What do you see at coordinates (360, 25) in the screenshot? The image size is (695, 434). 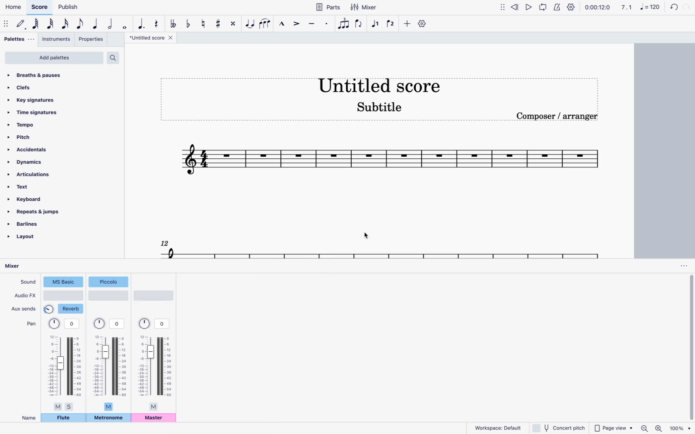 I see `flip direction` at bounding box center [360, 25].